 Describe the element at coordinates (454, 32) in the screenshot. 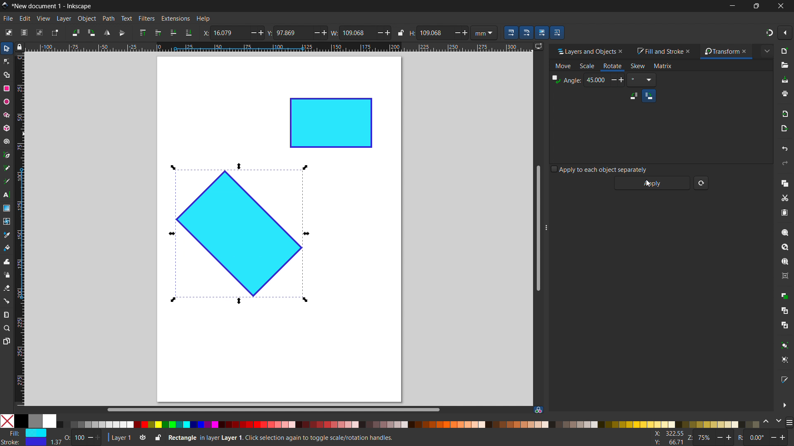

I see `Decrease/ minus` at that location.